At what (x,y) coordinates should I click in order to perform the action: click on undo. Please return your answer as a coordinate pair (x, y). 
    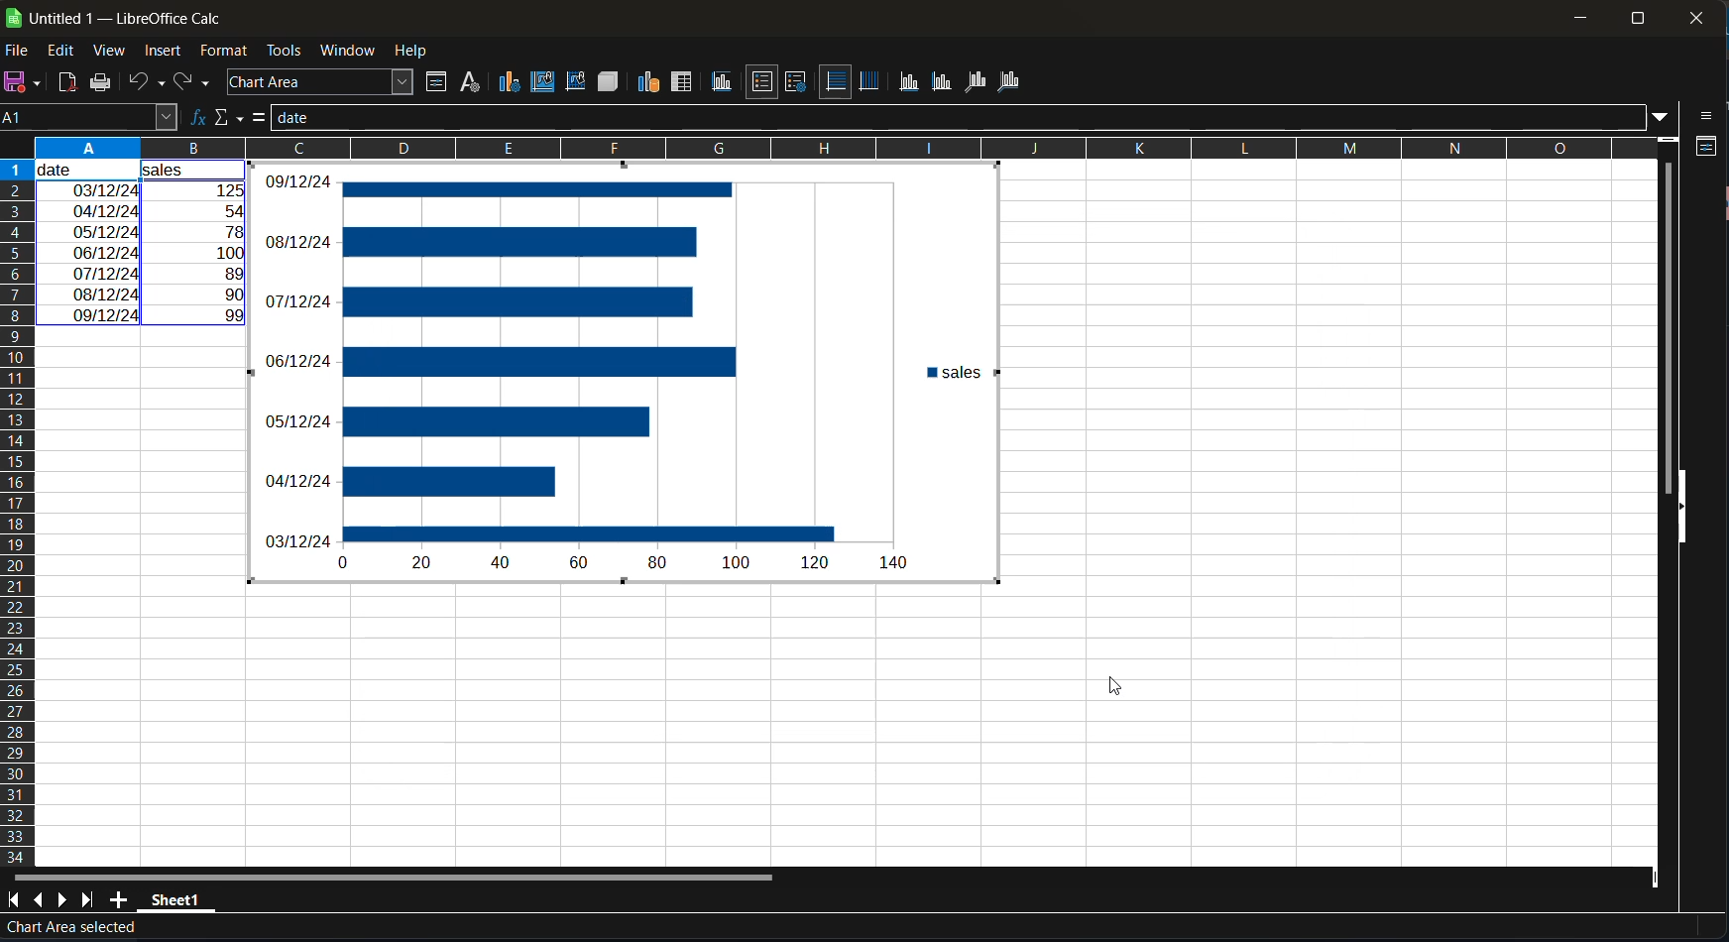
    Looking at the image, I should click on (148, 80).